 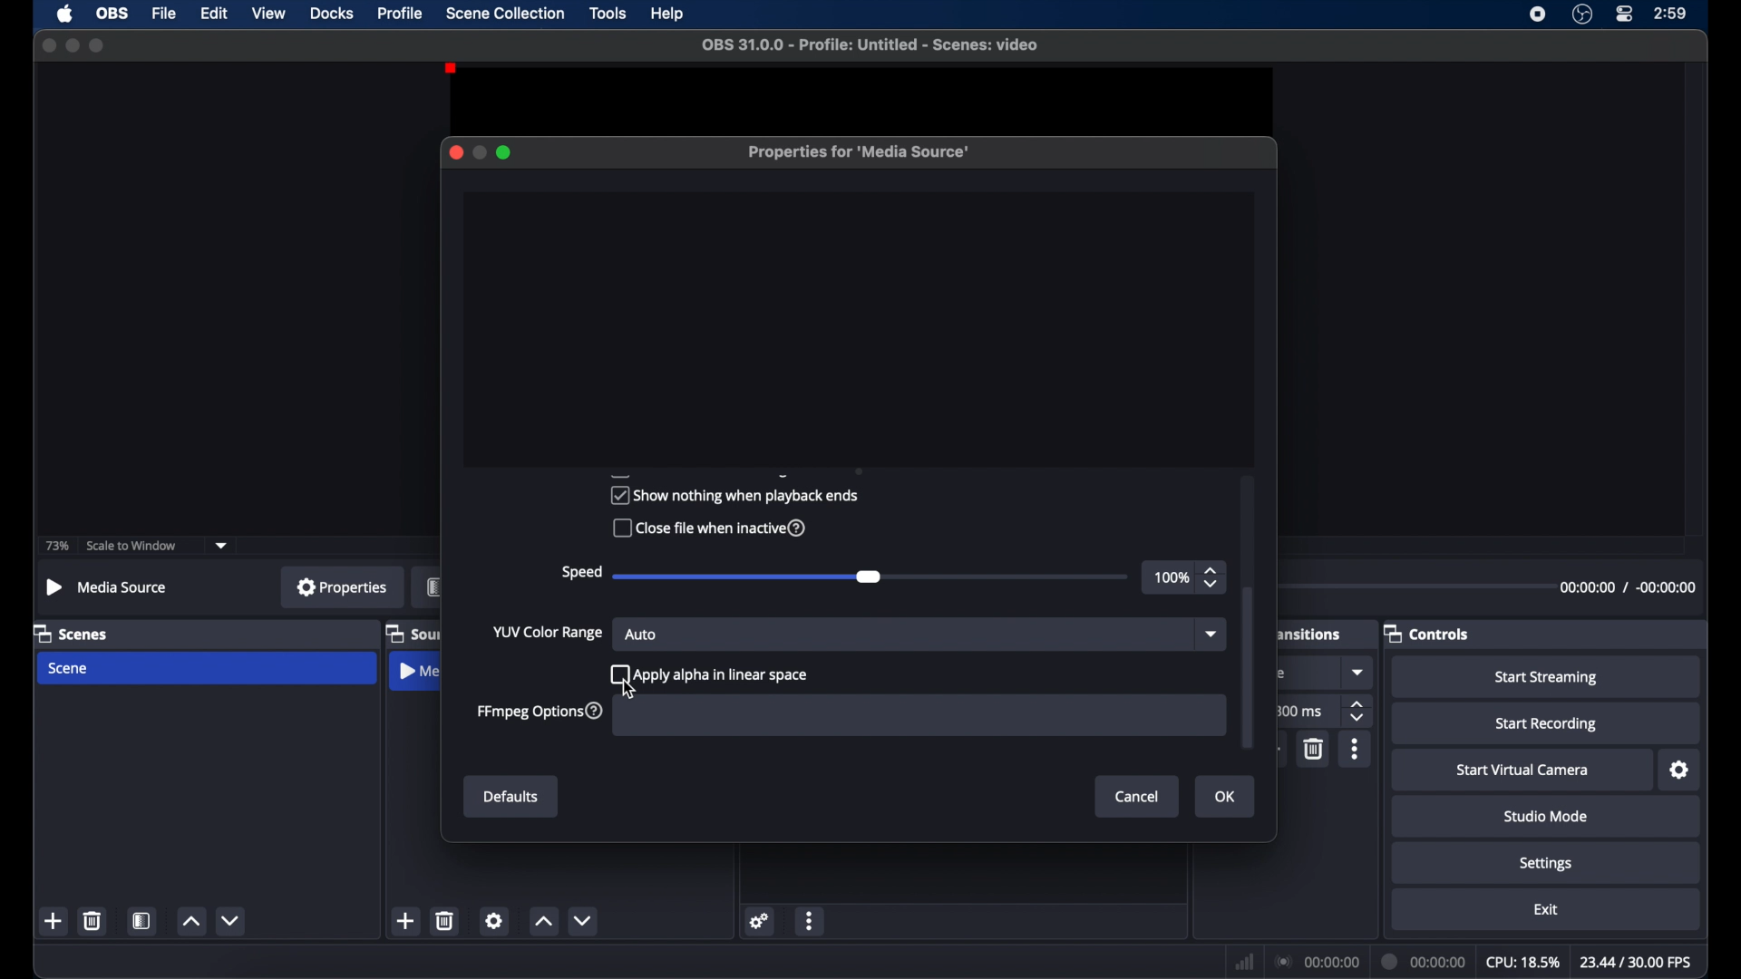 What do you see at coordinates (1630, 586) in the screenshot?
I see `timestamp` at bounding box center [1630, 586].